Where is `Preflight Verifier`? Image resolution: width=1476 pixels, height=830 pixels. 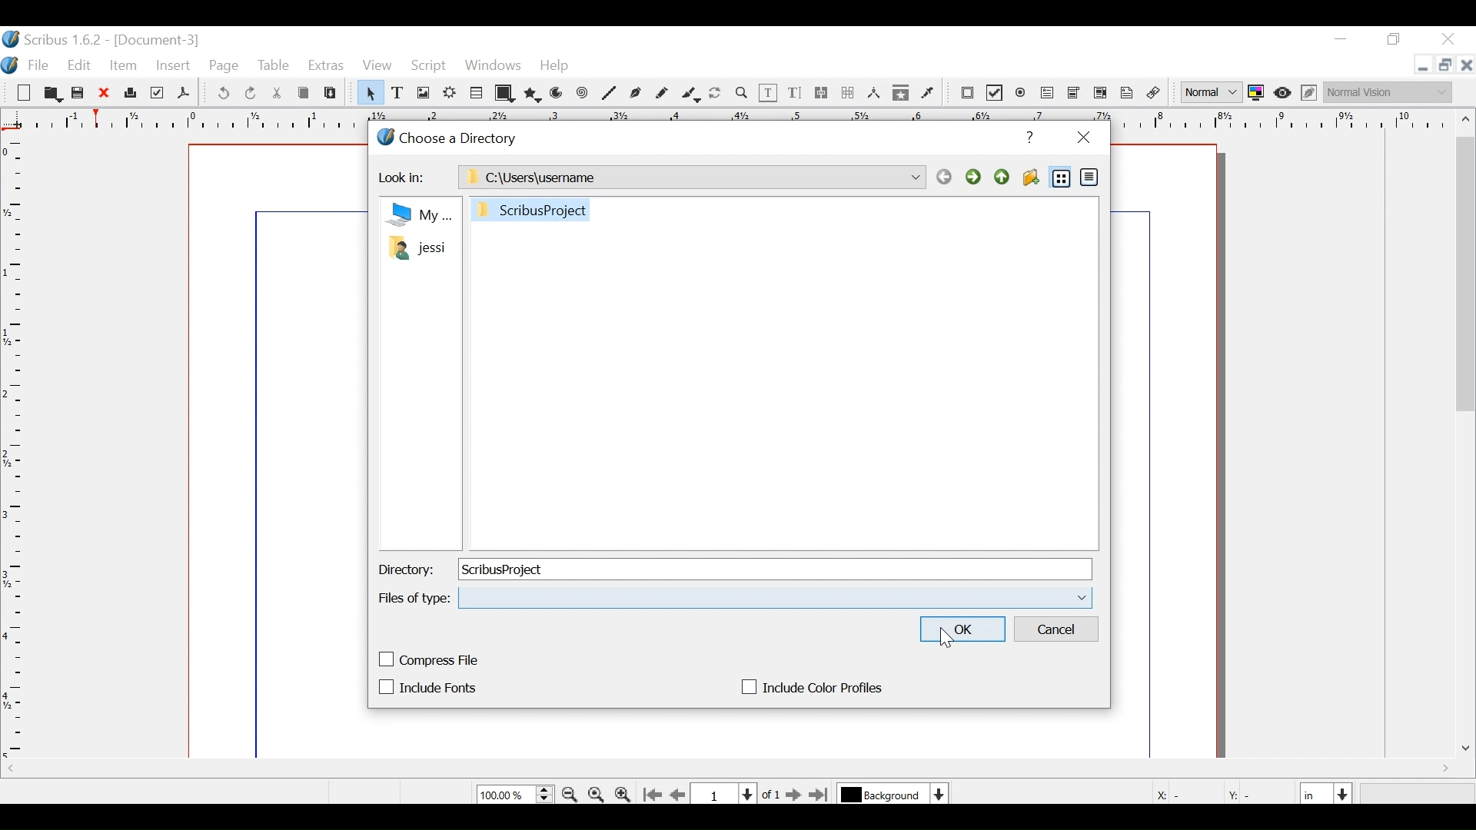
Preflight Verifier is located at coordinates (156, 93).